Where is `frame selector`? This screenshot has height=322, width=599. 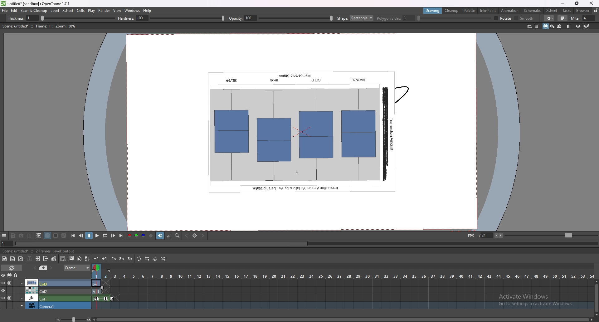 frame selector is located at coordinates (97, 267).